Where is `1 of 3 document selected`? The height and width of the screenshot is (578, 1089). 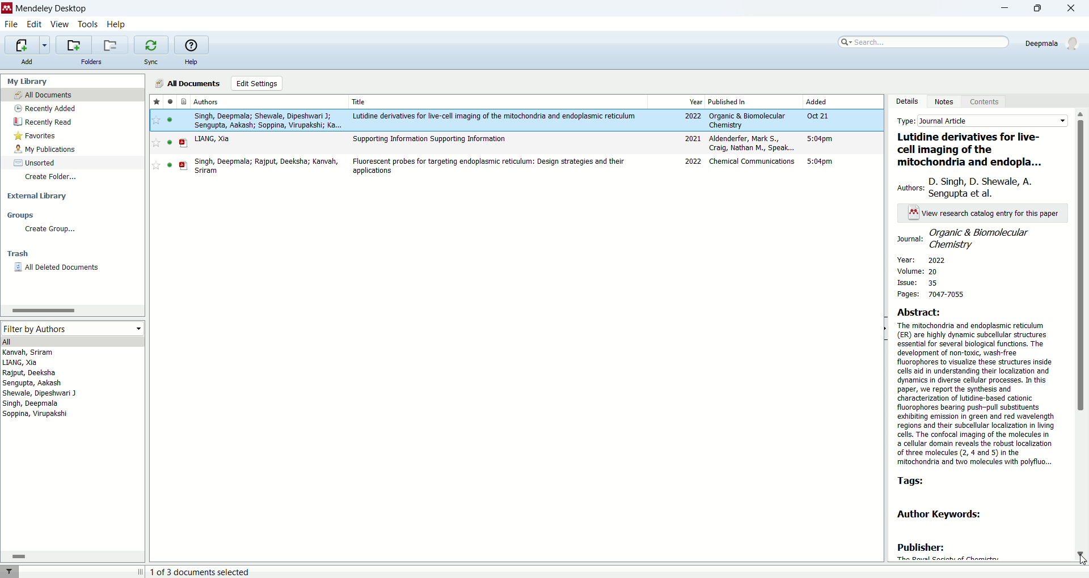
1 of 3 document selected is located at coordinates (205, 572).